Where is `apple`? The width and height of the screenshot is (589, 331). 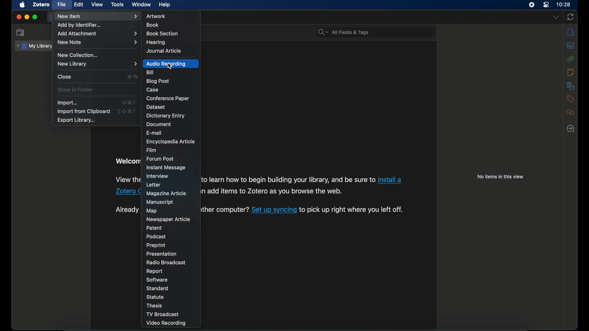 apple is located at coordinates (22, 5).